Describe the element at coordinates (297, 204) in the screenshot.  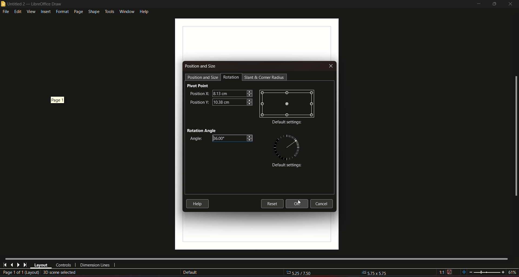
I see `ok` at that location.